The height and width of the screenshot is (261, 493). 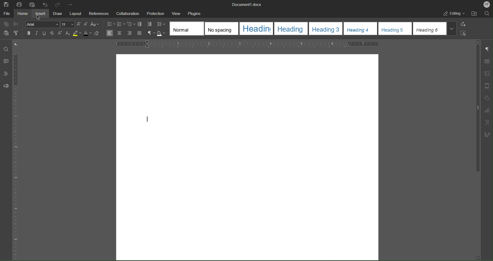 I want to click on Centre Align, so click(x=120, y=33).